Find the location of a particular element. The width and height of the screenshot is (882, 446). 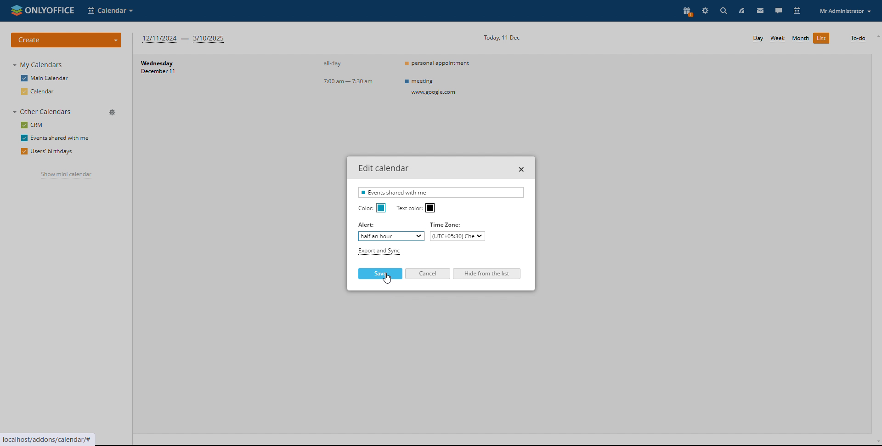

month view is located at coordinates (800, 39).